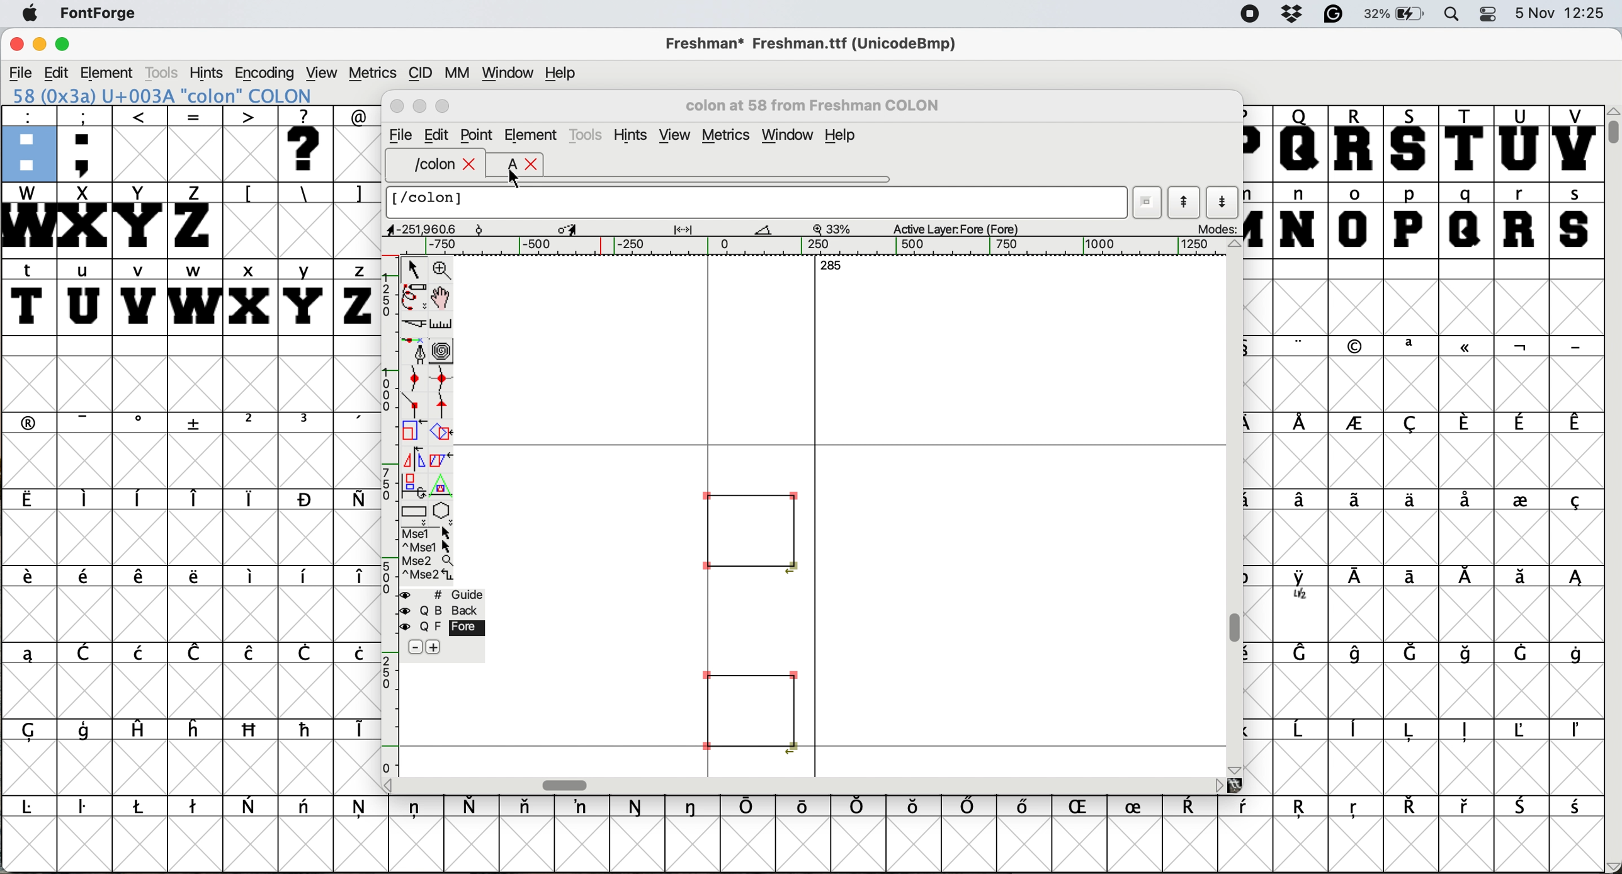 The height and width of the screenshot is (874, 1622). I want to click on glyph details, so click(709, 230).